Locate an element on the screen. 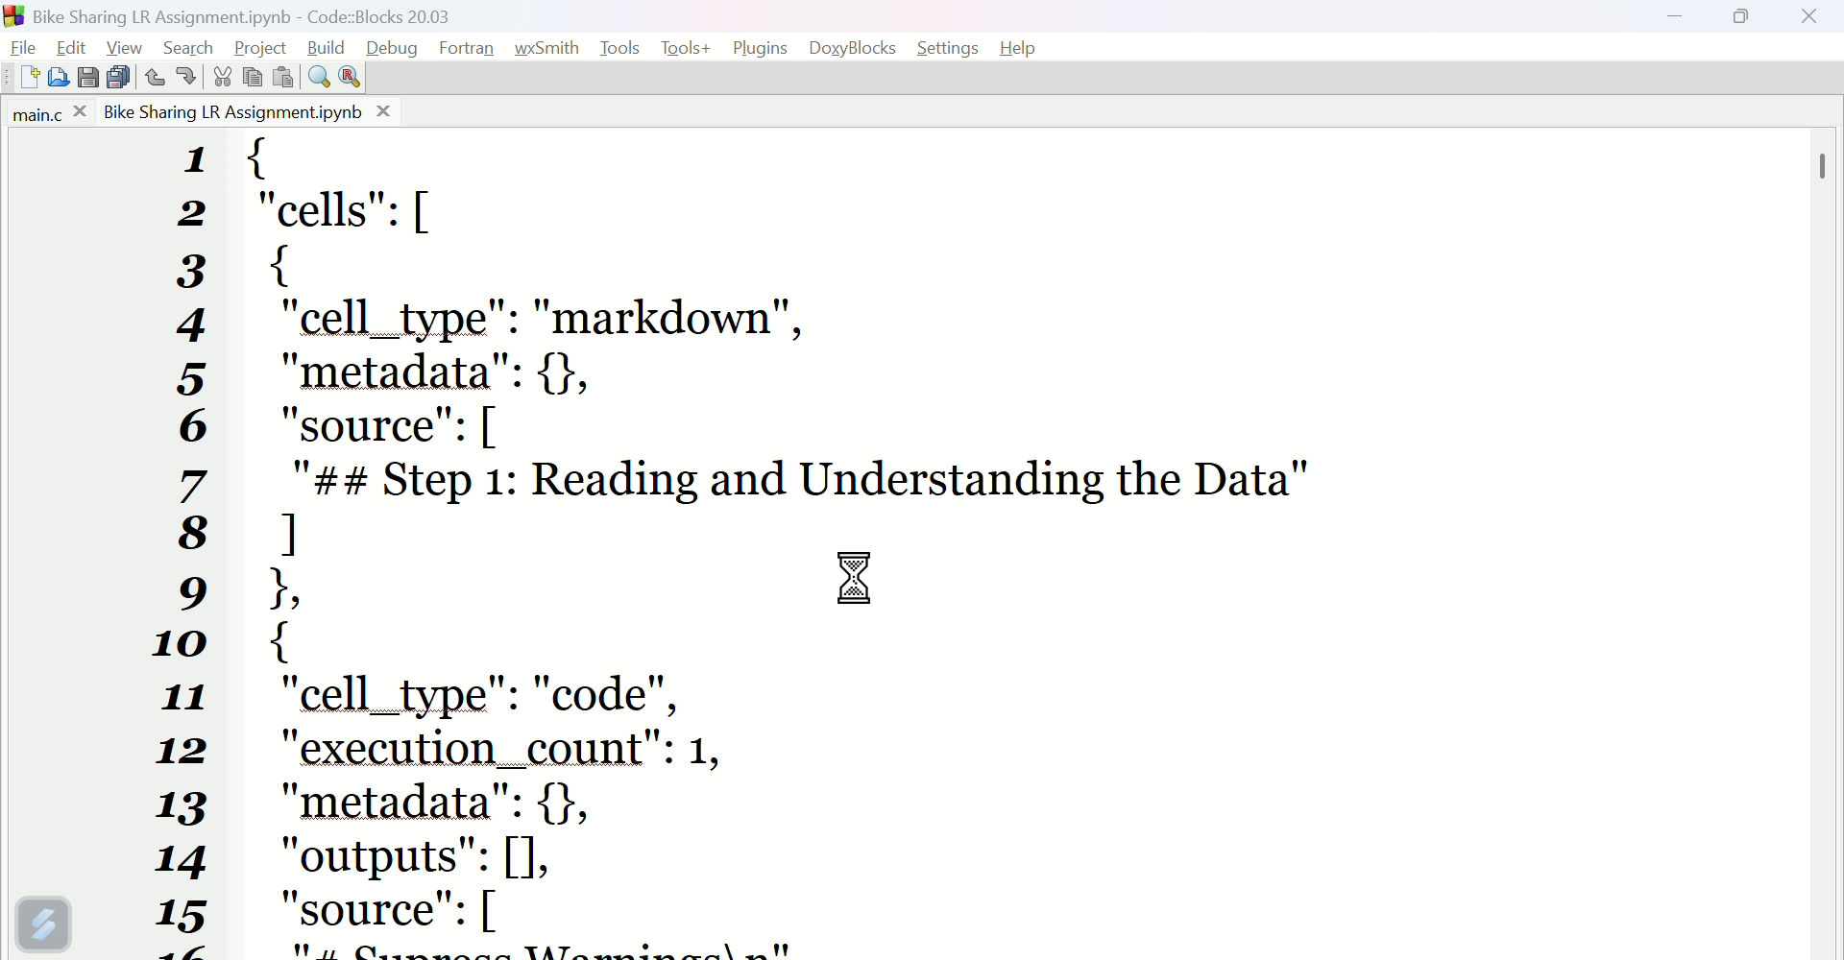  minimise is located at coordinates (1686, 23).